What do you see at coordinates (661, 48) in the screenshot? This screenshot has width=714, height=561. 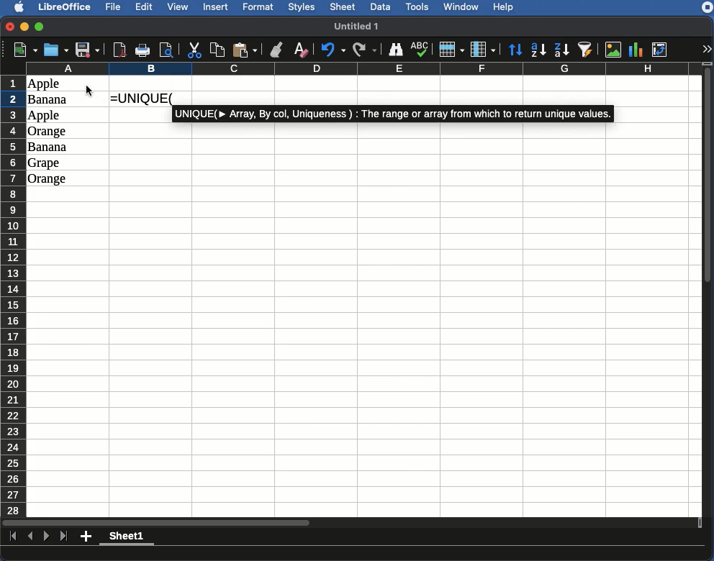 I see `Pivot table` at bounding box center [661, 48].